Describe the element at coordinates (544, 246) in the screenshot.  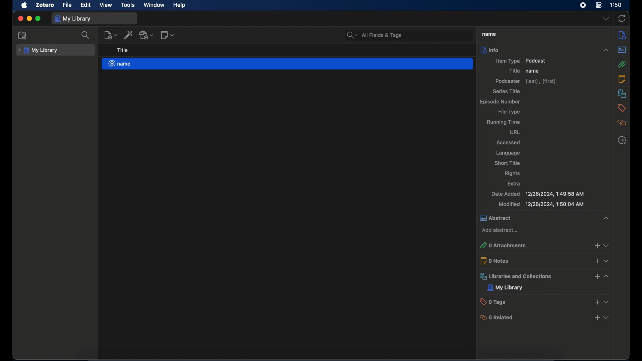
I see `0 attachments` at that location.